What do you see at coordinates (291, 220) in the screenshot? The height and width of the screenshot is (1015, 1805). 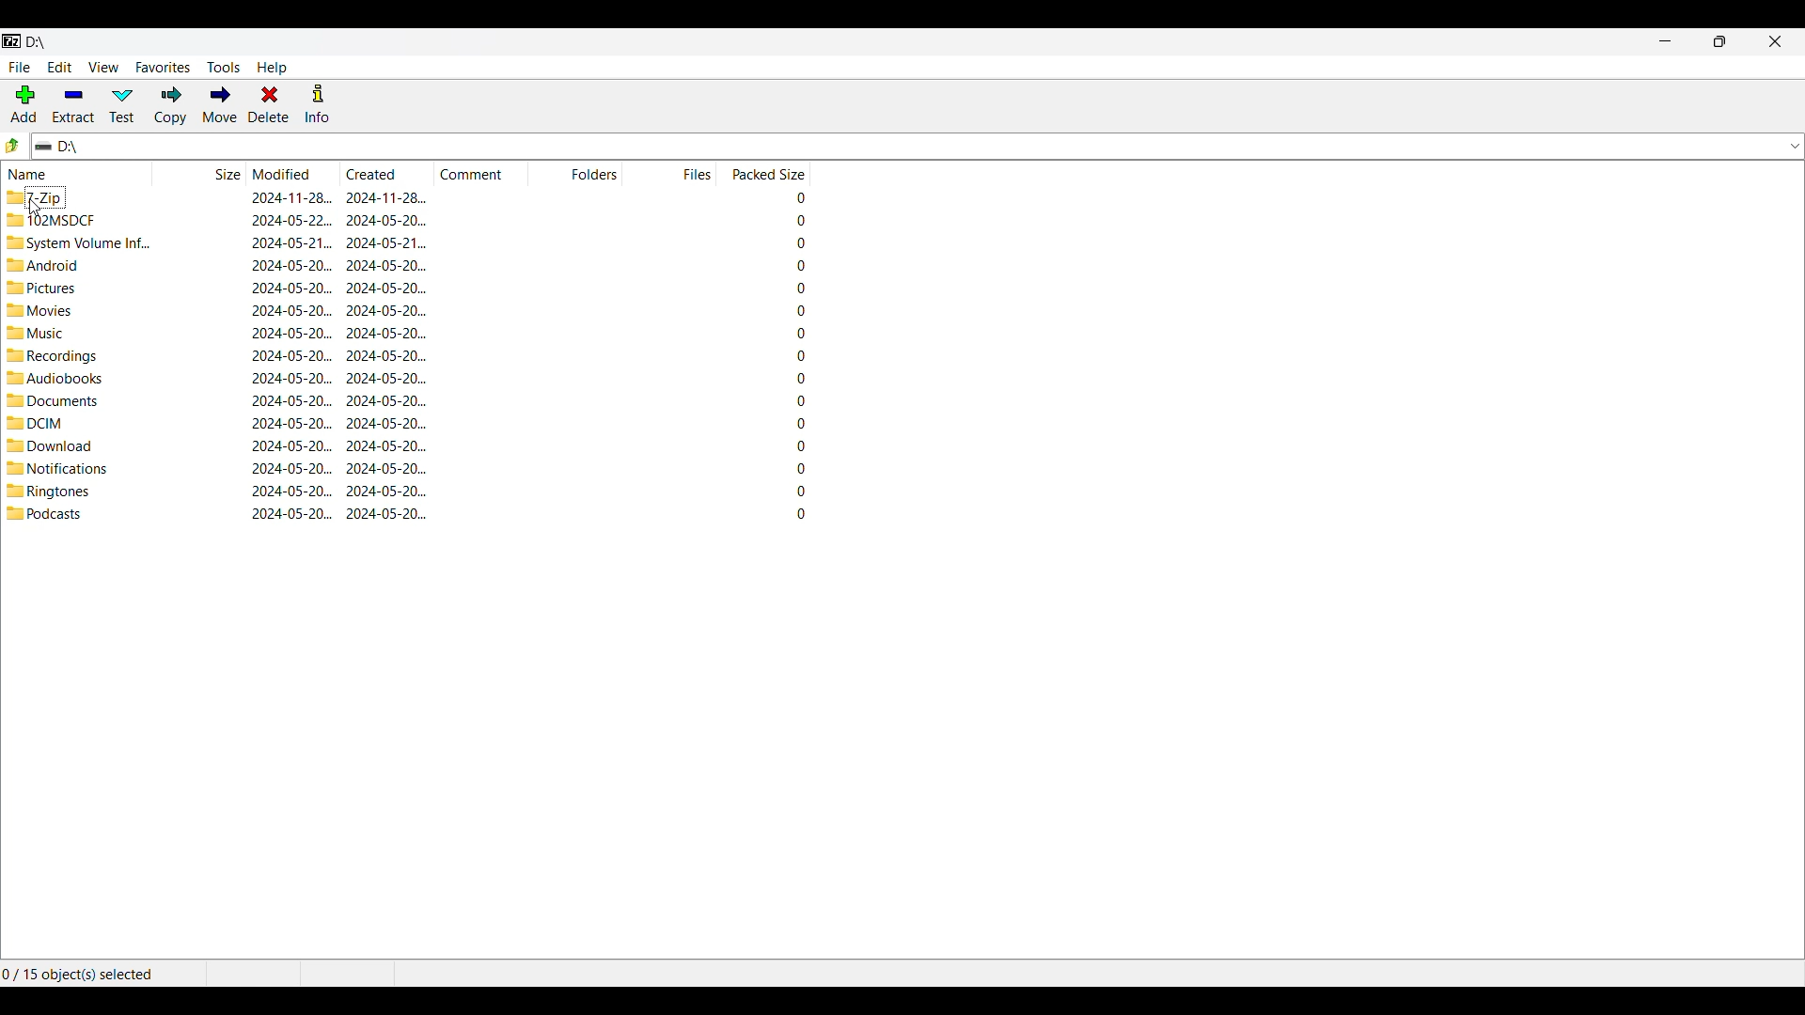 I see `modified date & time` at bounding box center [291, 220].